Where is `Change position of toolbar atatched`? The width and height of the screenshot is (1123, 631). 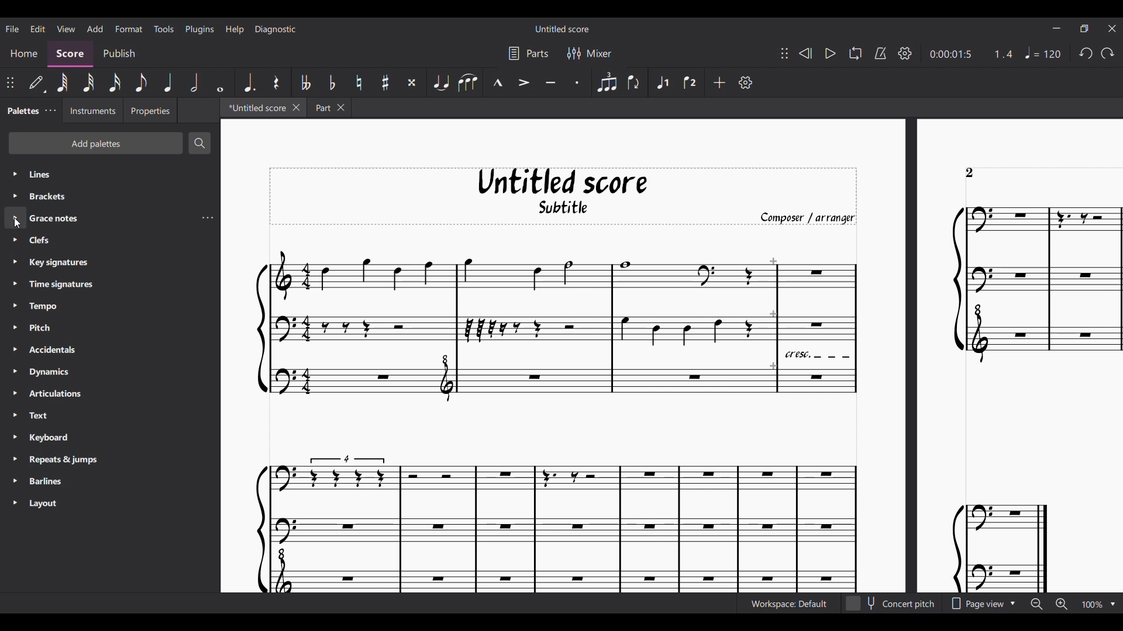
Change position of toolbar atatched is located at coordinates (10, 82).